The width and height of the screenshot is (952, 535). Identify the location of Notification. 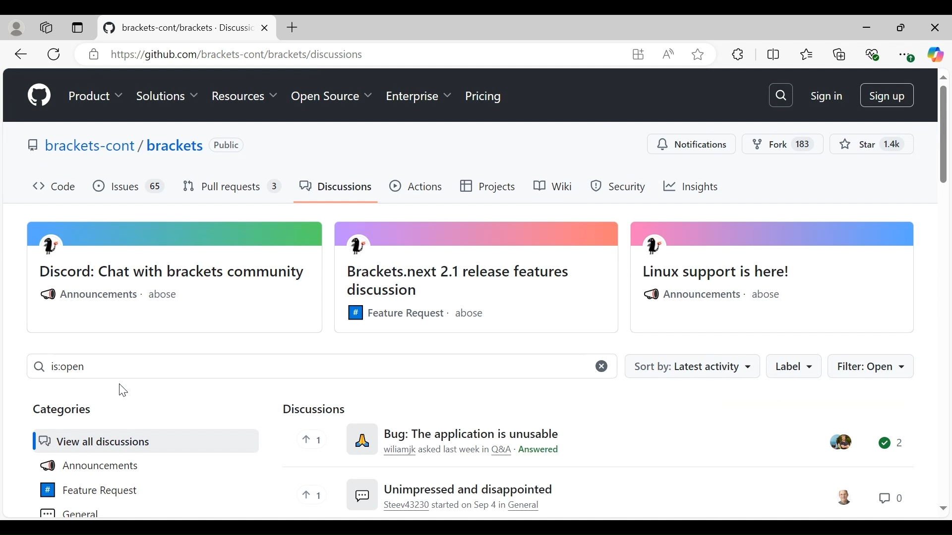
(692, 145).